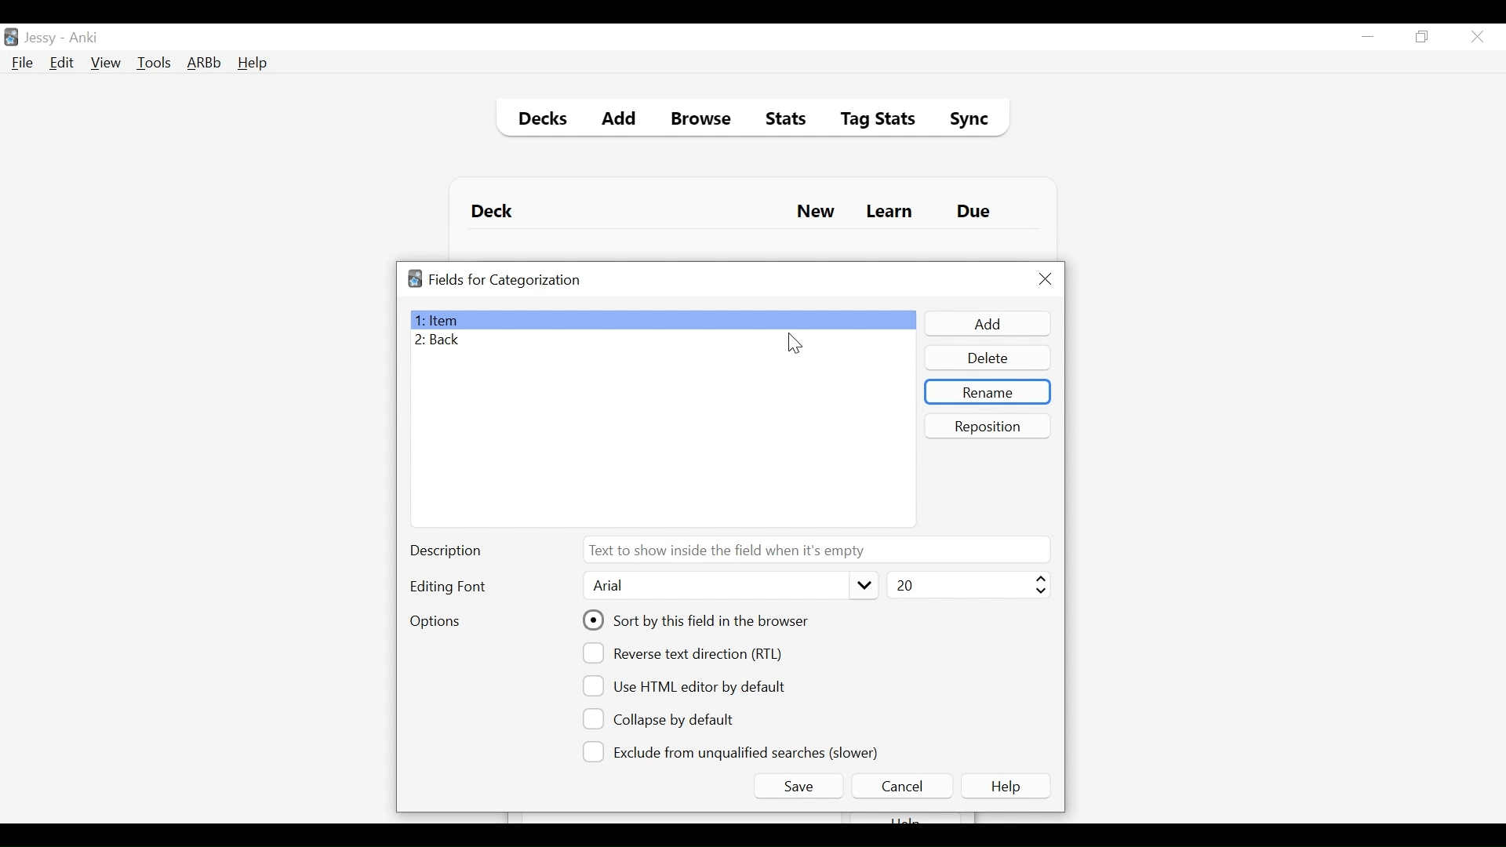 The height and width of the screenshot is (847, 1506). I want to click on minimize, so click(1367, 38).